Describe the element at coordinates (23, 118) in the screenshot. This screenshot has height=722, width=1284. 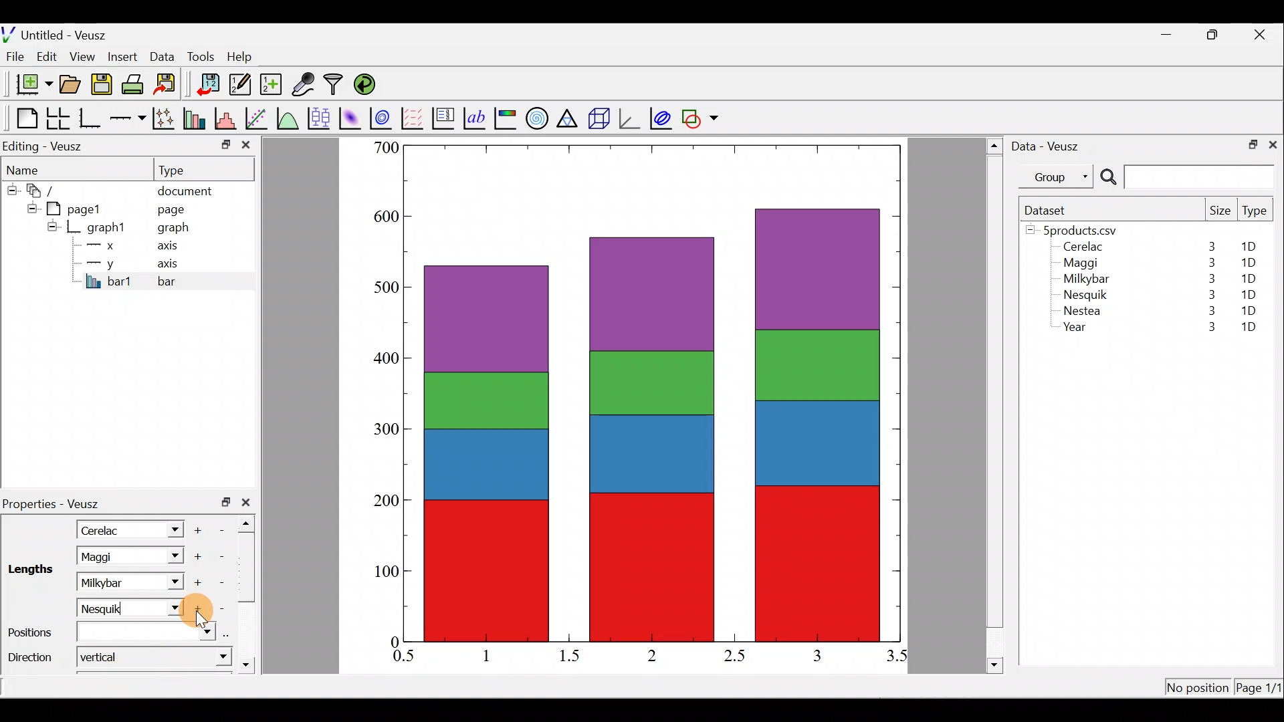
I see `Blank page` at that location.